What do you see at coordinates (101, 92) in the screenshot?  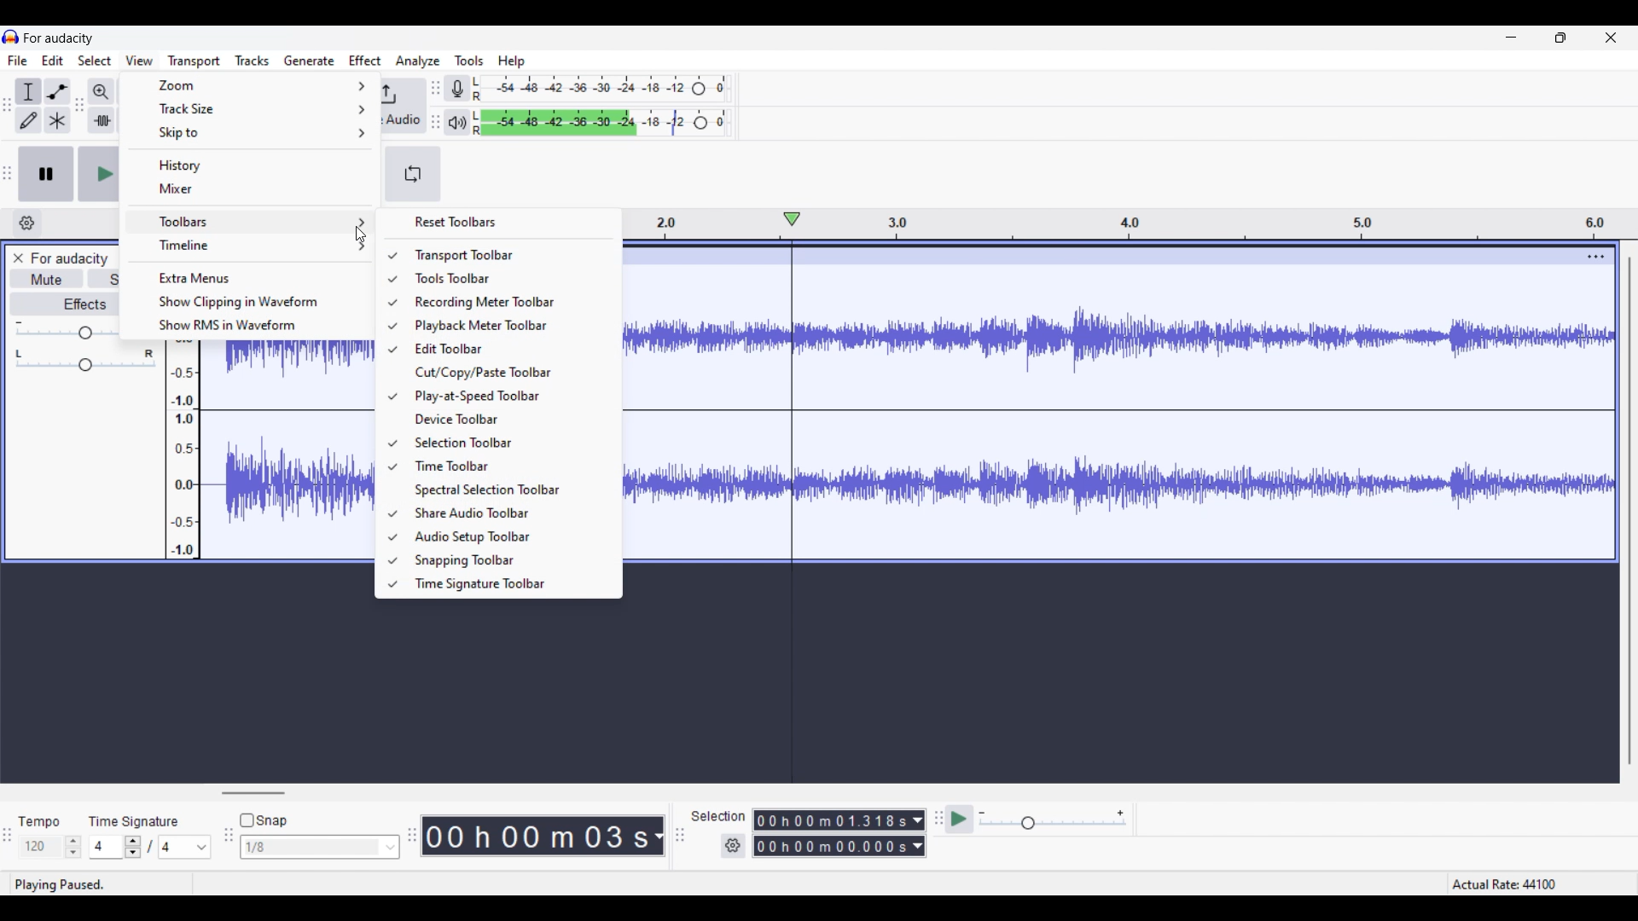 I see `Zoom in` at bounding box center [101, 92].